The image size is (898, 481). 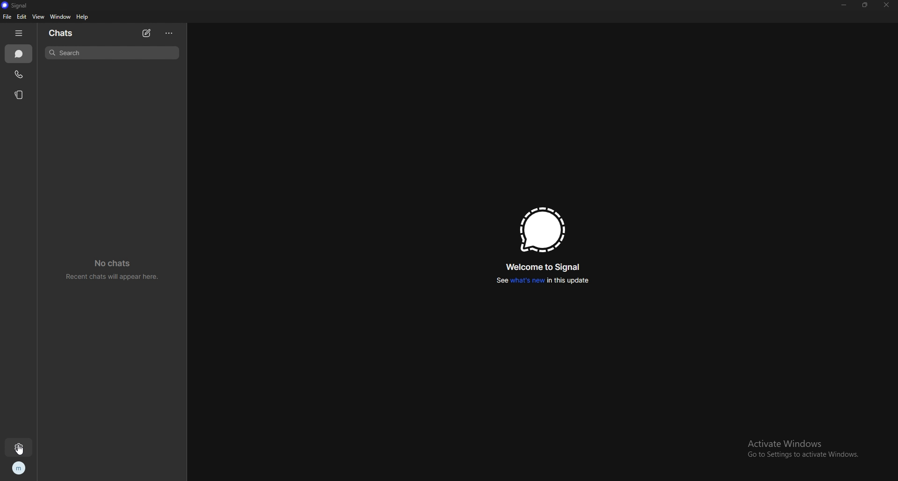 I want to click on minimize, so click(x=845, y=5).